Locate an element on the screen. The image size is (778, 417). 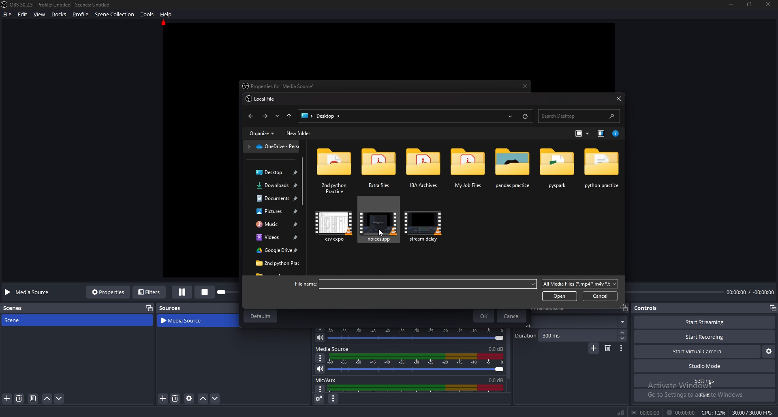
Transition properties is located at coordinates (621, 348).